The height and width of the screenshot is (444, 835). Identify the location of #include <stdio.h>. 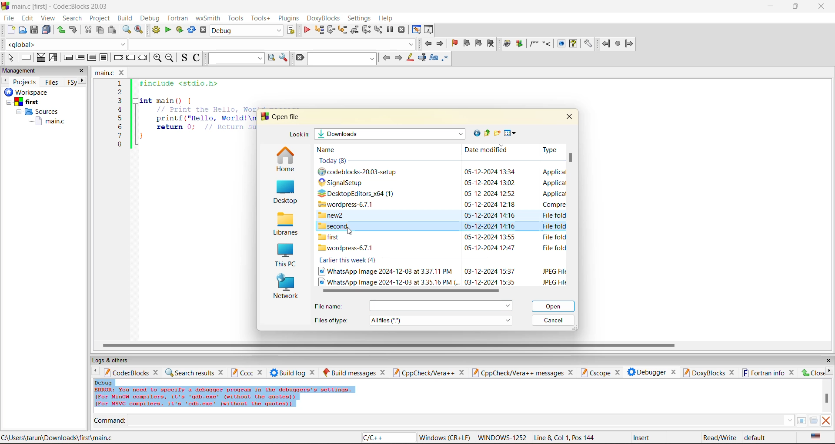
(184, 83).